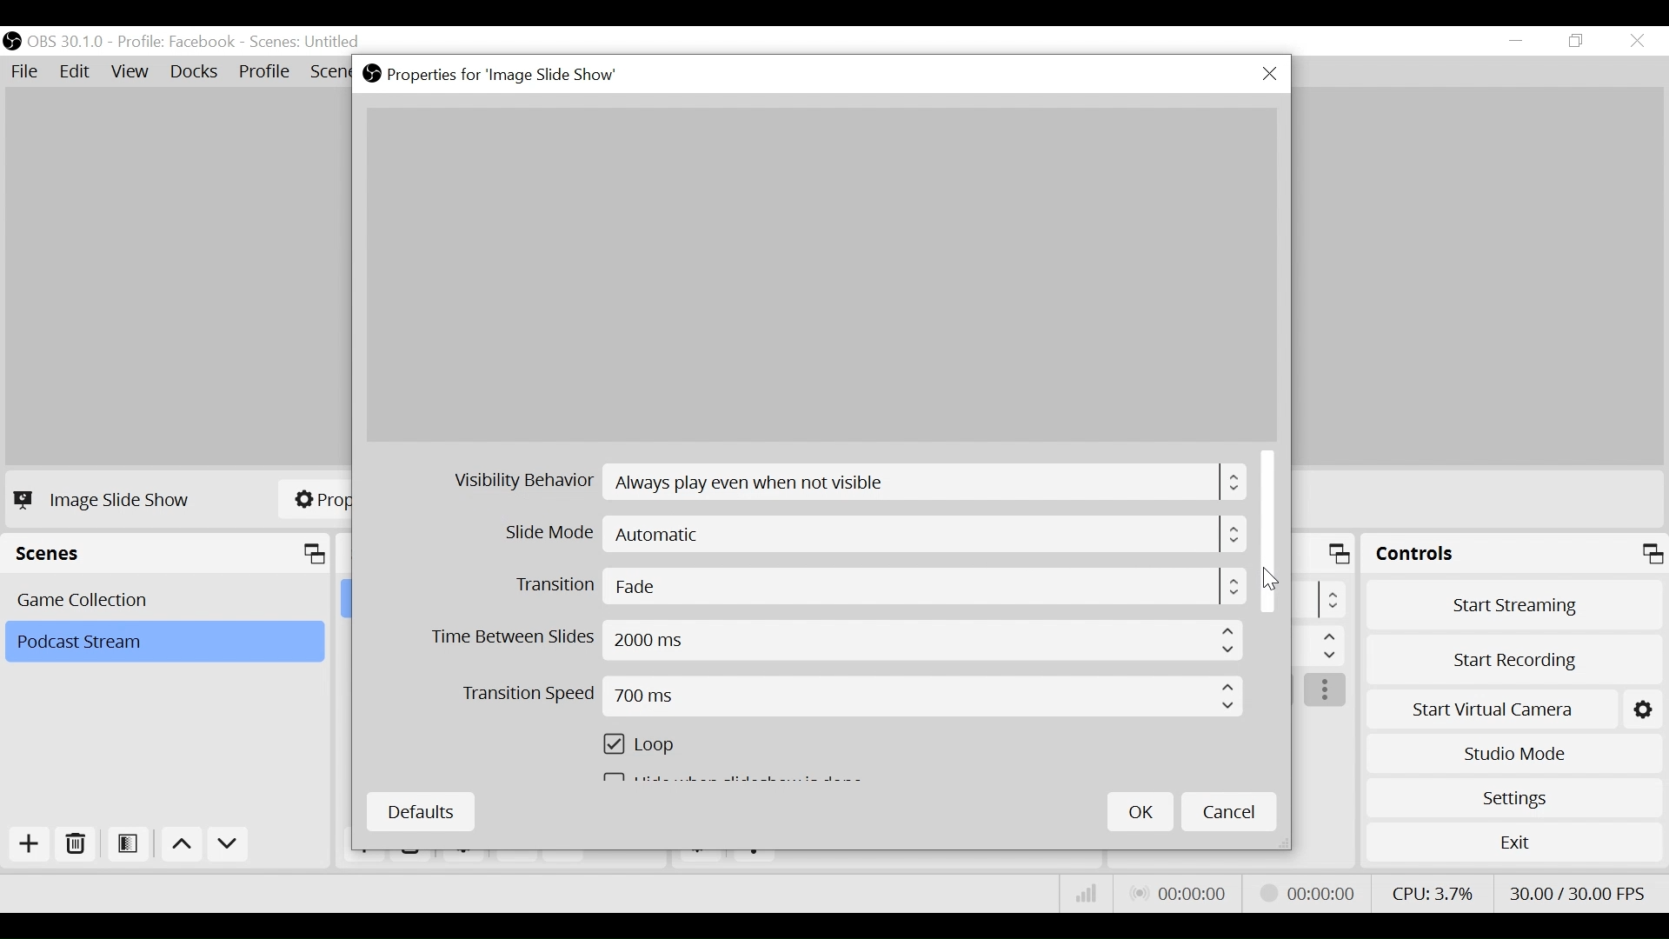 The width and height of the screenshot is (1669, 939). Describe the element at coordinates (1229, 810) in the screenshot. I see `Cancel` at that location.